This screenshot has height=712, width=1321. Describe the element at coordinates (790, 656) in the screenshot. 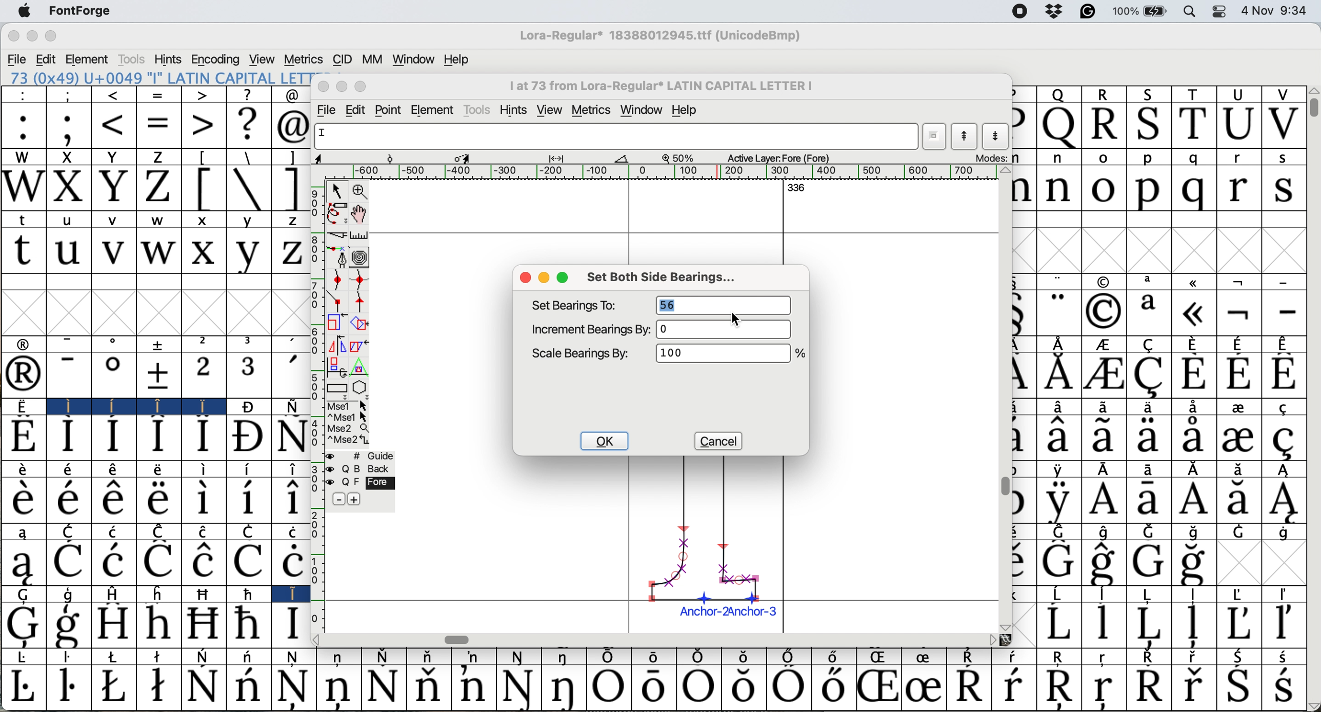

I see `Symbol` at that location.